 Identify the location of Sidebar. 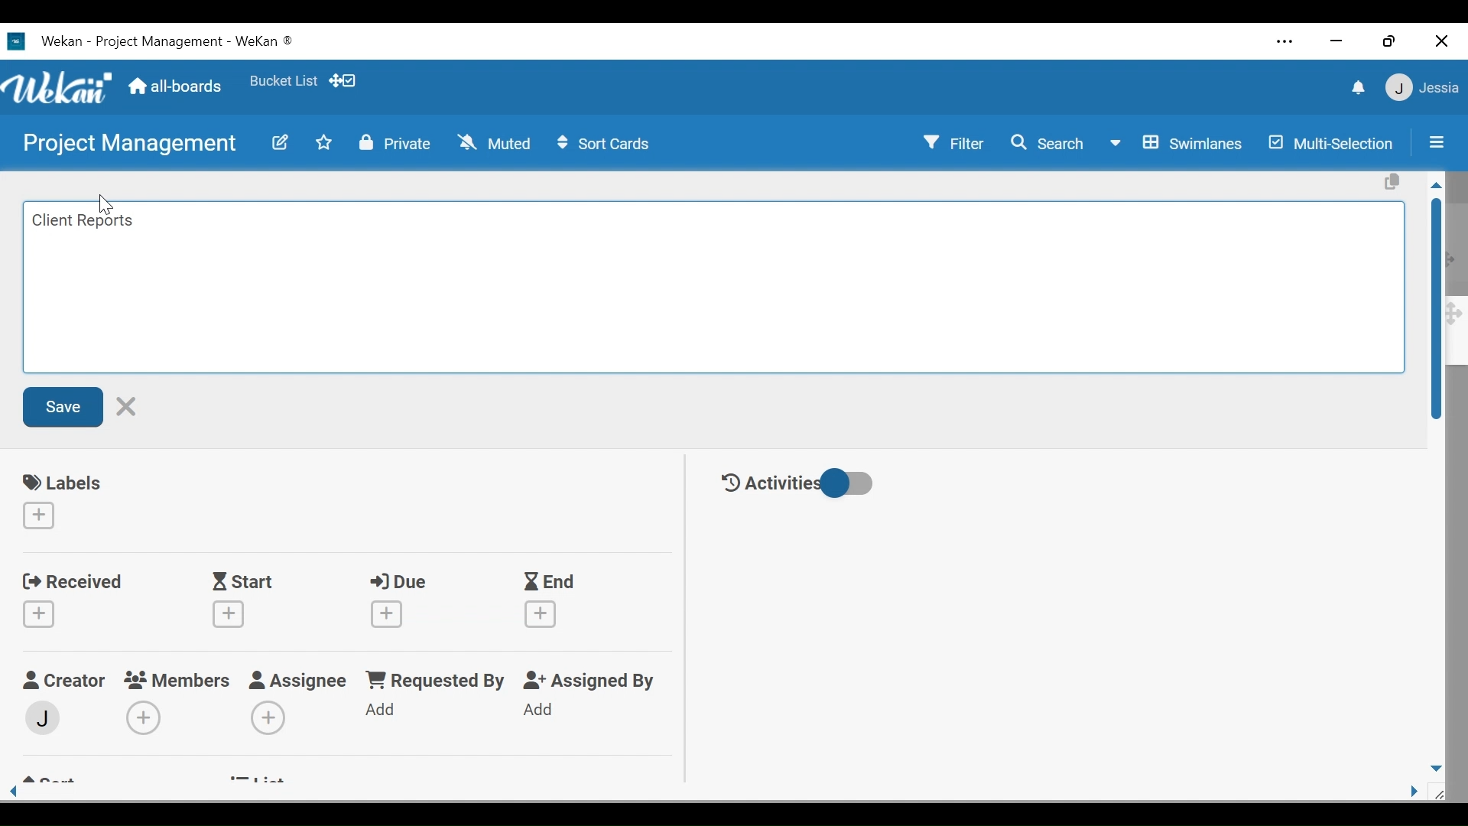
(1437, 141).